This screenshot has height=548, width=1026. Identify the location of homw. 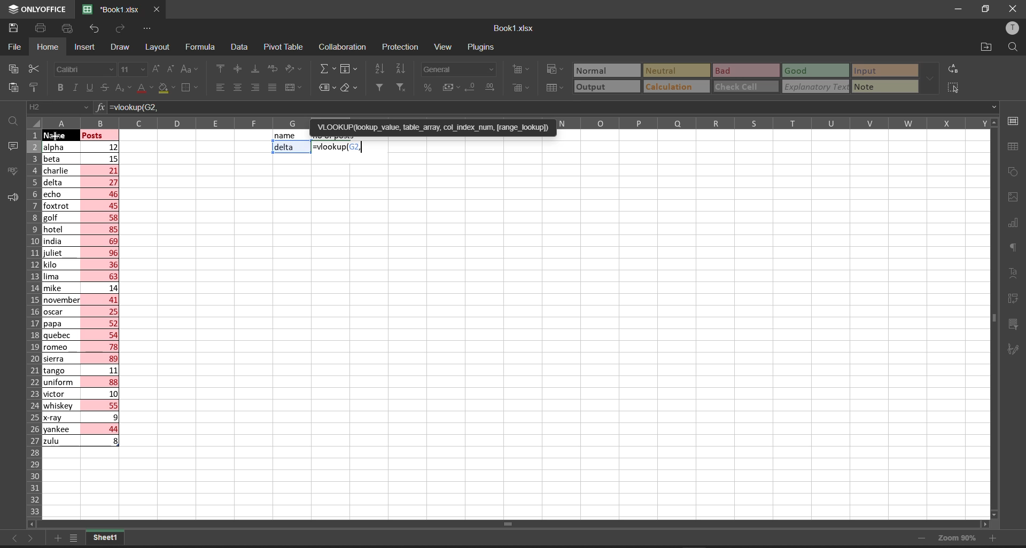
(47, 47).